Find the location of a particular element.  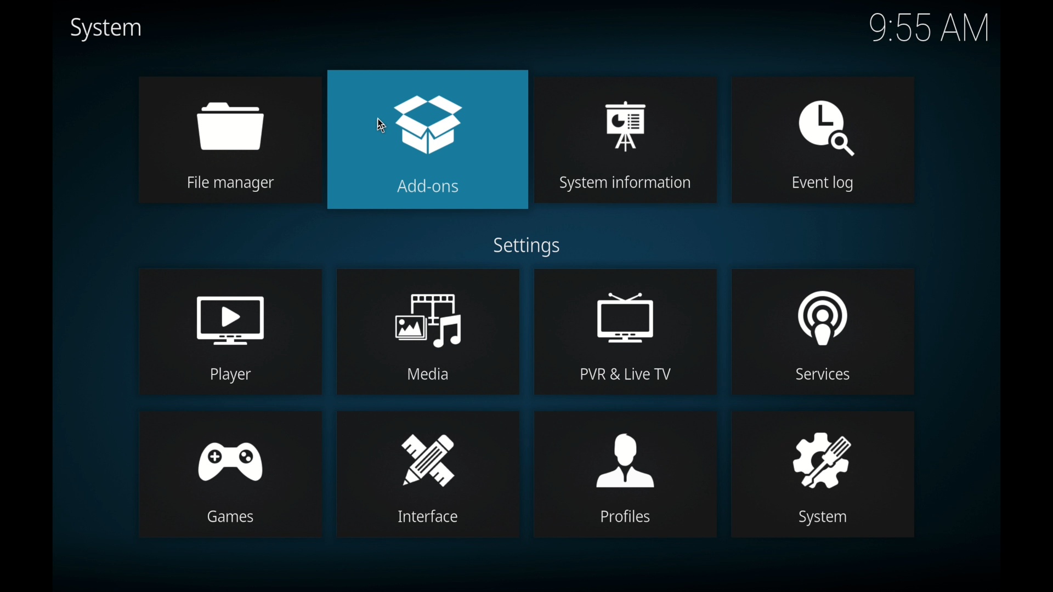

file manager is located at coordinates (227, 140).